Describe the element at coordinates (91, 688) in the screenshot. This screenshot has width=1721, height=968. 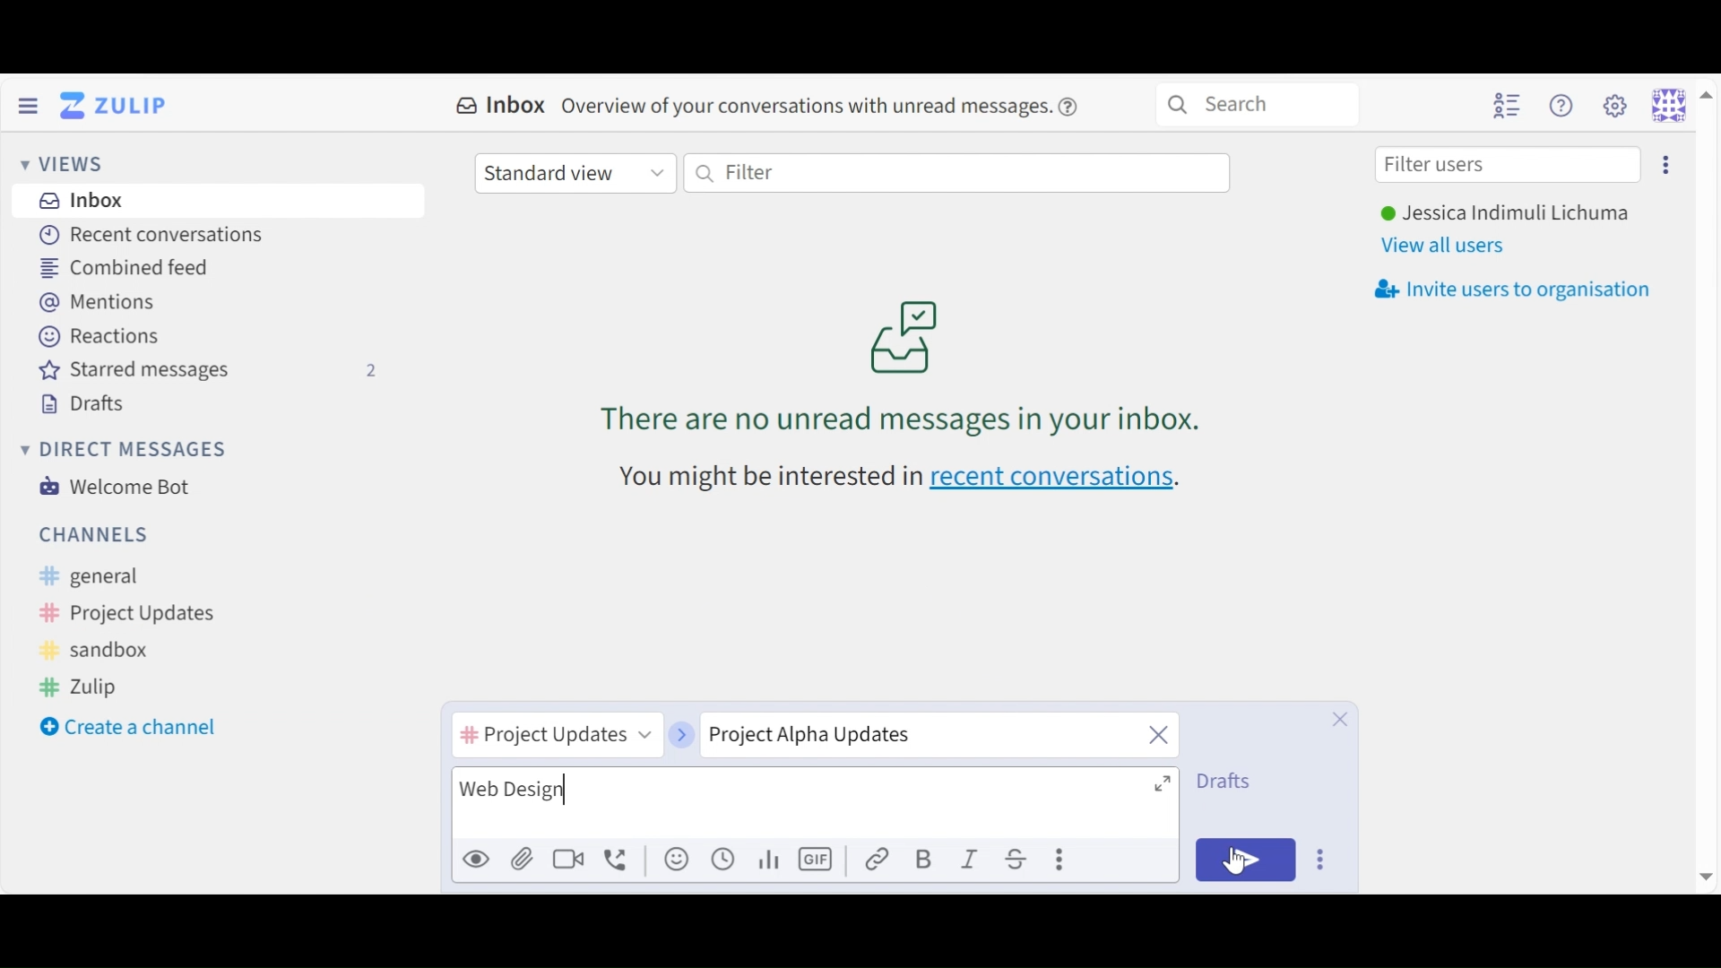
I see `Zulip Channel` at that location.